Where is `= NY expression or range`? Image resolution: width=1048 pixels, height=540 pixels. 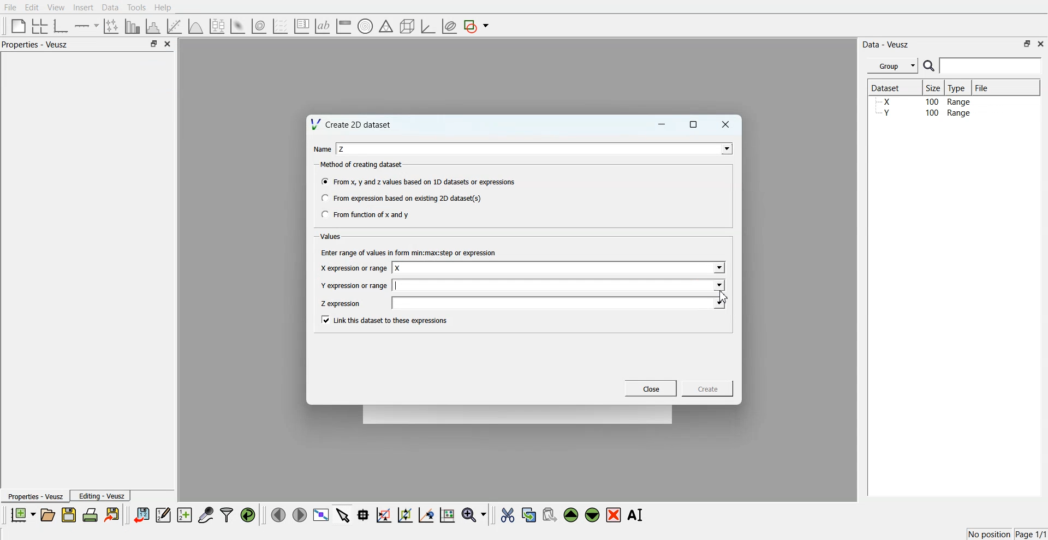
= NY expression or range is located at coordinates (354, 285).